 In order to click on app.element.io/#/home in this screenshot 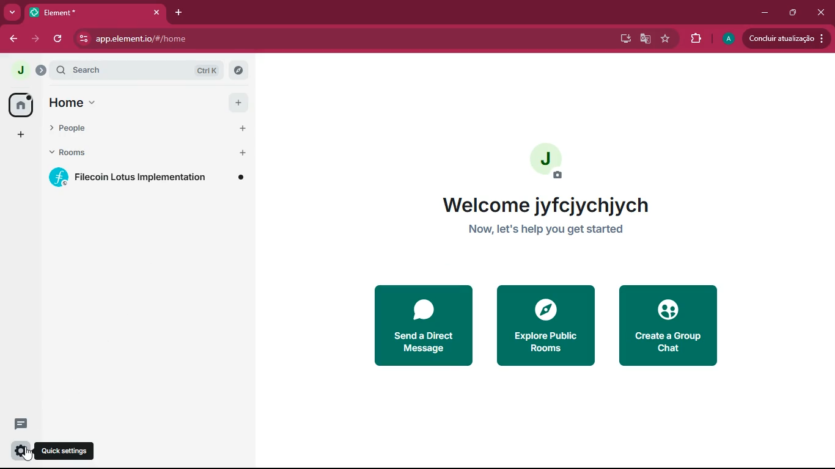, I will do `click(197, 38)`.